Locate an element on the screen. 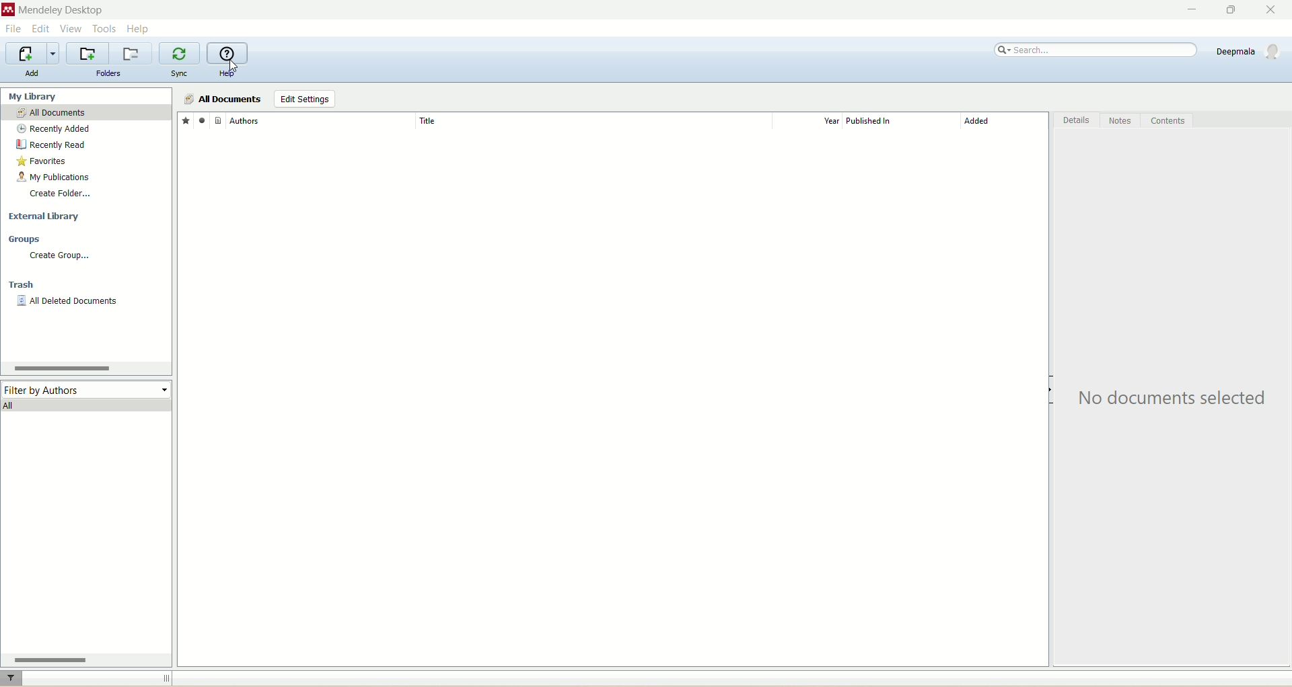 Image resolution: width=1292 pixels, height=687 pixels. recently read is located at coordinates (52, 145).